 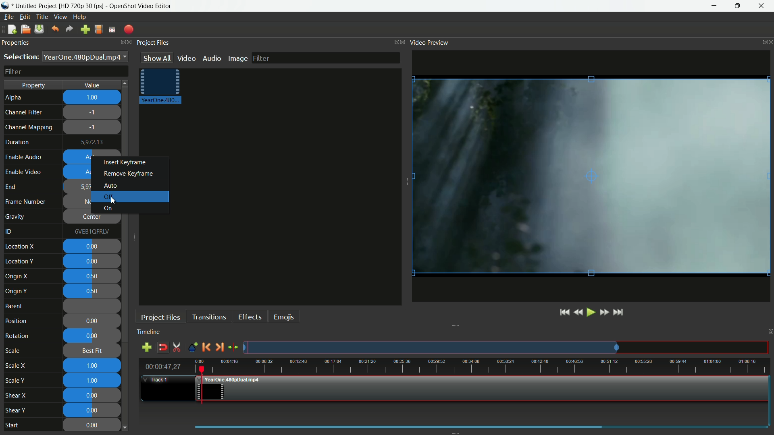 I want to click on duration, so click(x=16, y=142).